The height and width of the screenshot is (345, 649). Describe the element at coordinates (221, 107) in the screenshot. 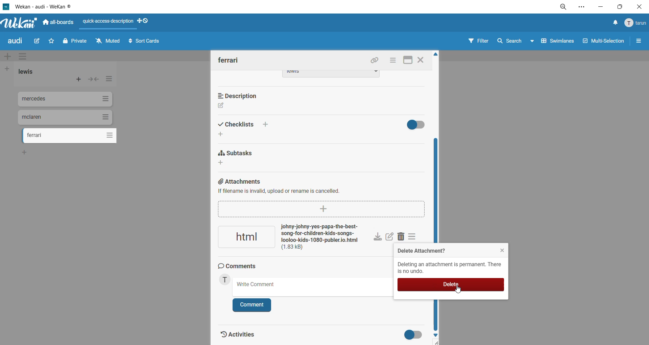

I see `edit` at that location.